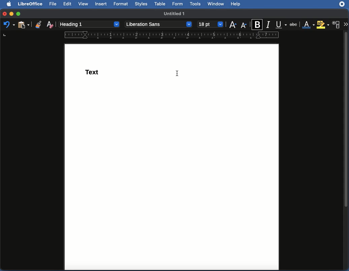 Image resolution: width=349 pixels, height=271 pixels. What do you see at coordinates (52, 24) in the screenshot?
I see `Clear formatting` at bounding box center [52, 24].